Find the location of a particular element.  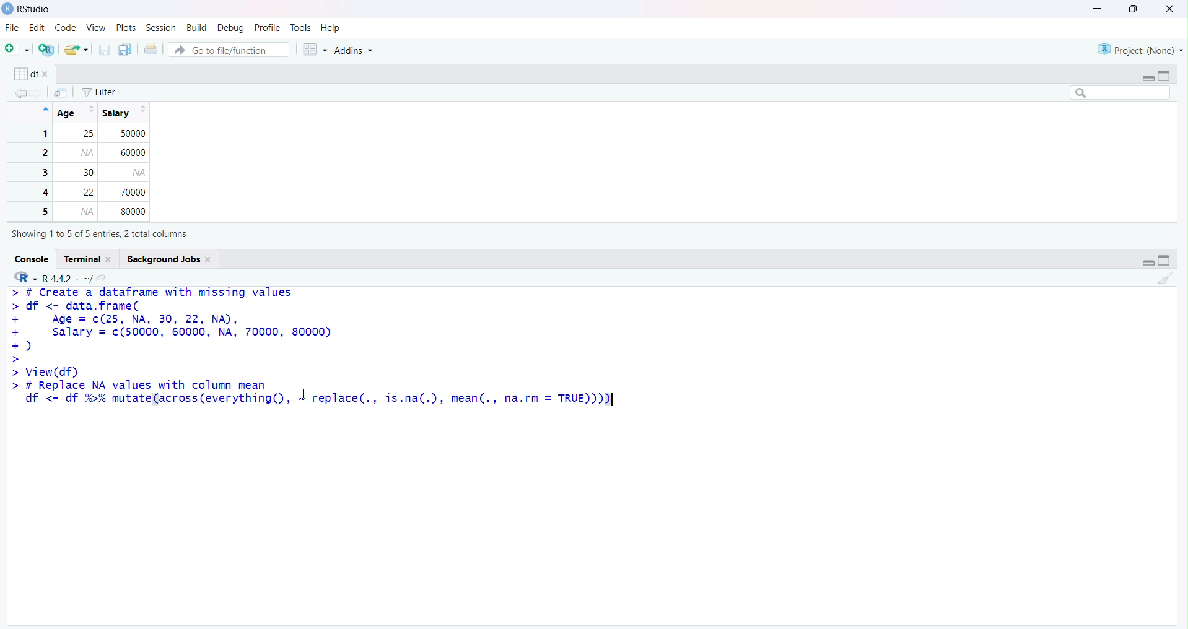

Filter is located at coordinates (101, 90).